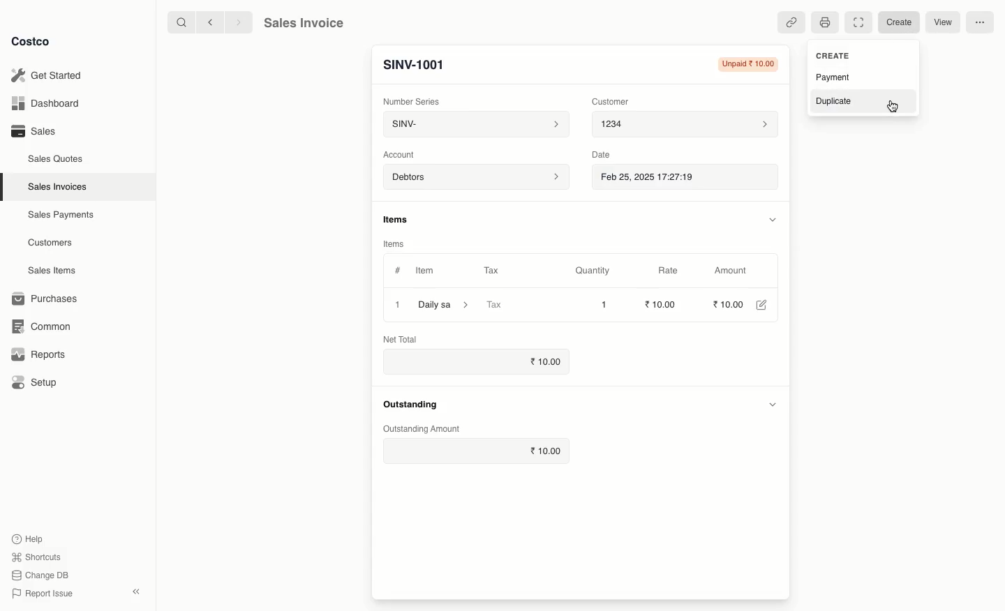  I want to click on Back, so click(207, 24).